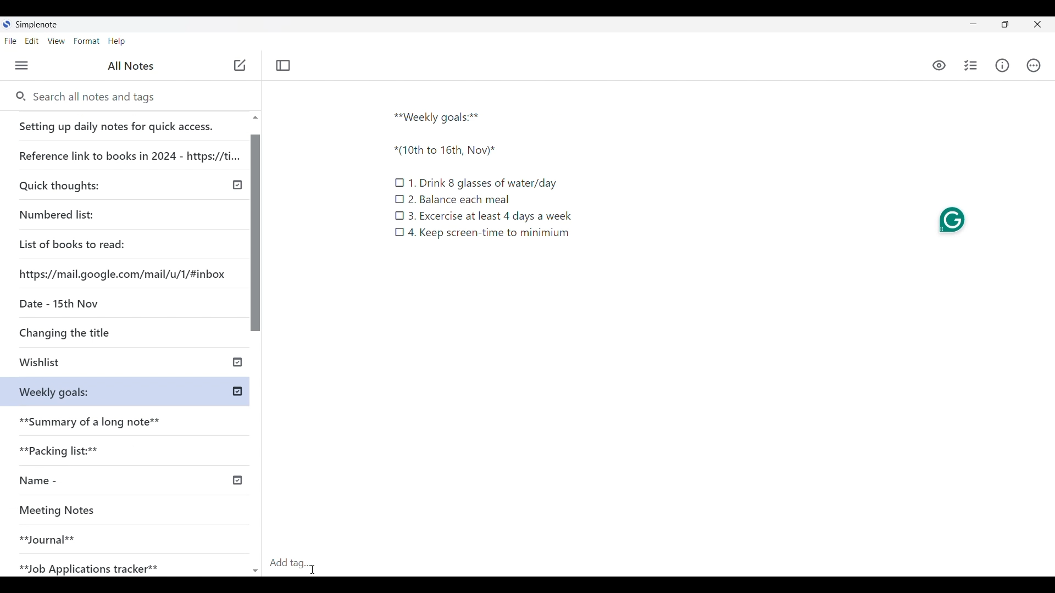  Describe the element at coordinates (21, 65) in the screenshot. I see `Menu` at that location.